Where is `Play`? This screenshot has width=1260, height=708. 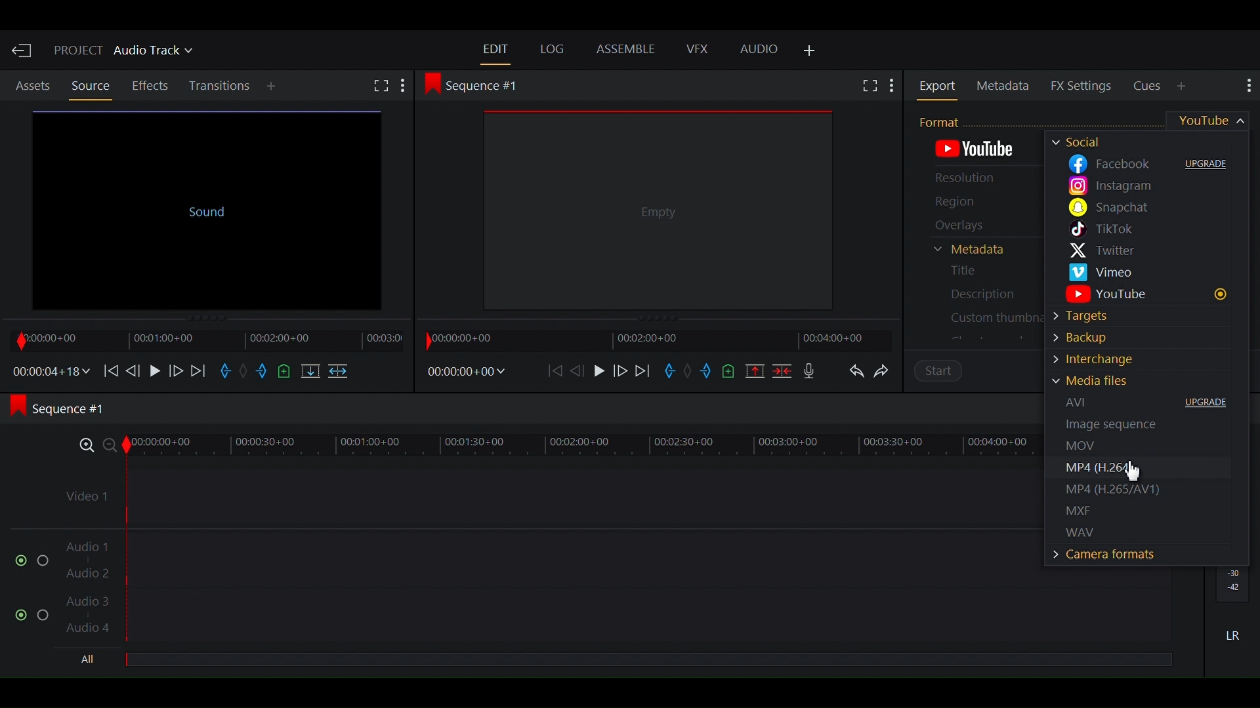
Play is located at coordinates (600, 370).